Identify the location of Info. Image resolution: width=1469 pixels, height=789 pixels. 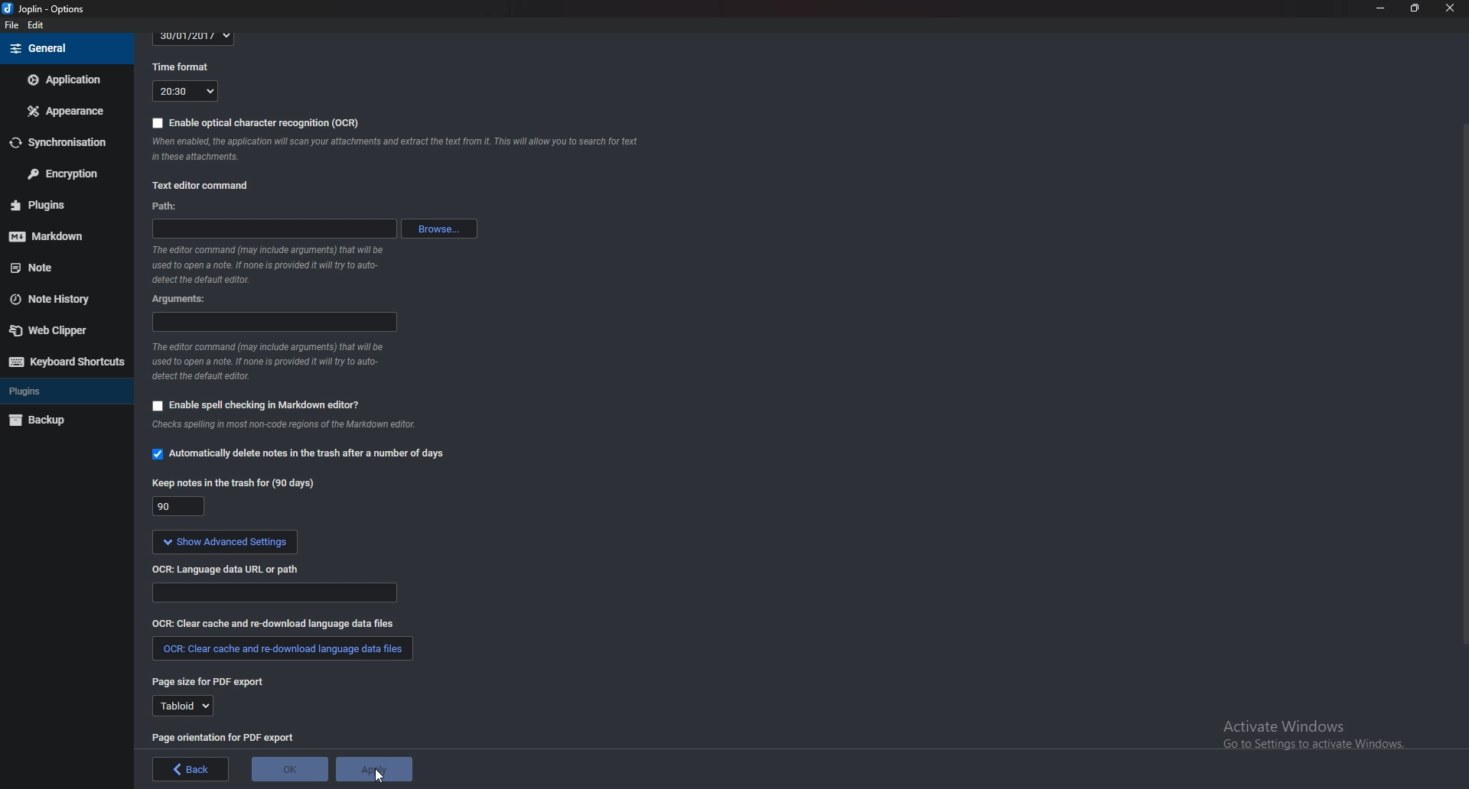
(295, 427).